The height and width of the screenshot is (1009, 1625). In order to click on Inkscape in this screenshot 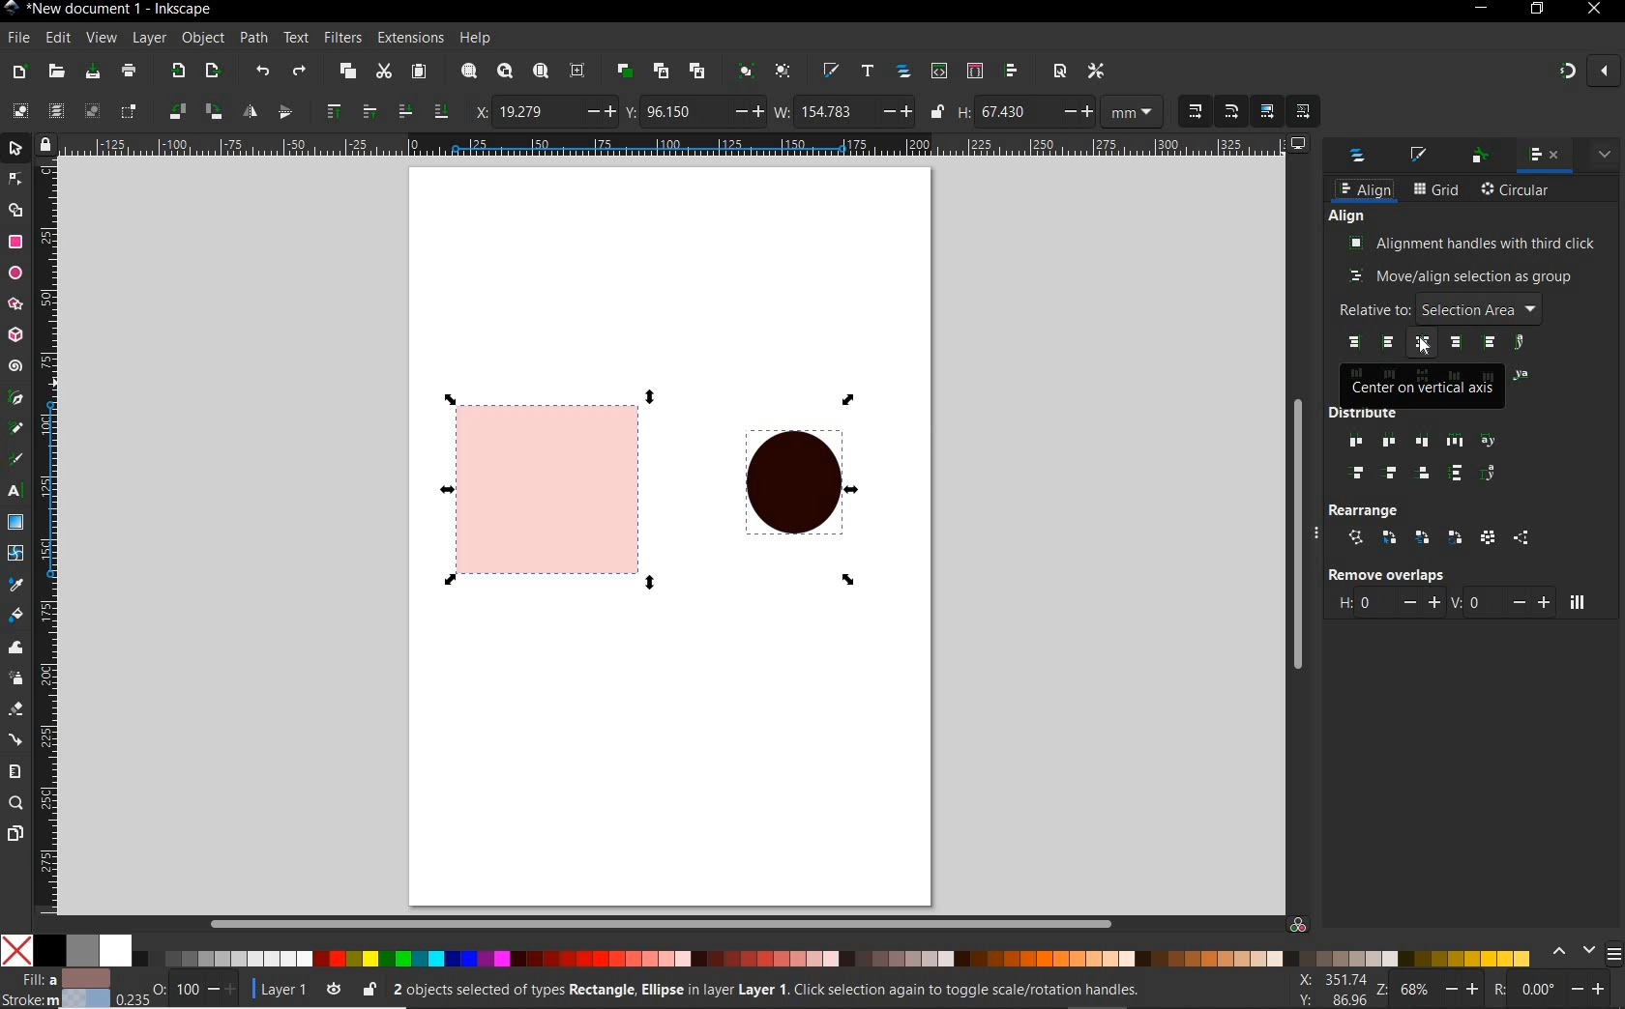, I will do `click(13, 10)`.